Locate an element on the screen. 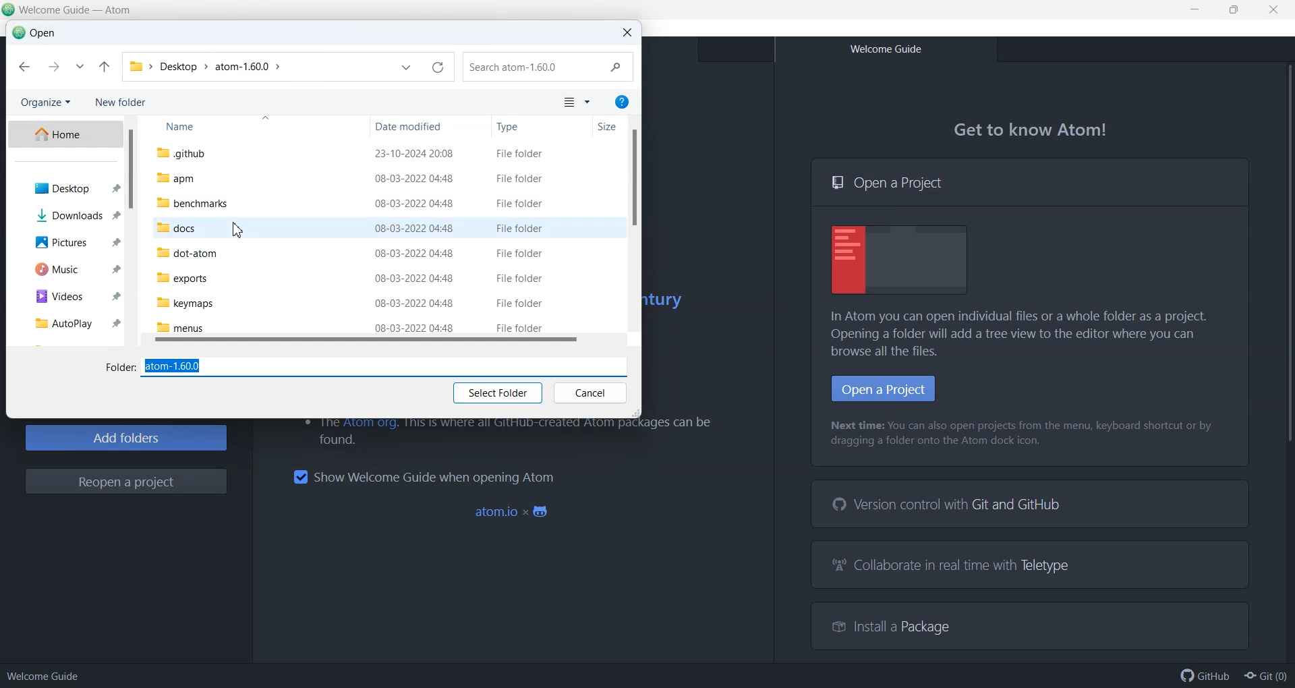  Home is located at coordinates (64, 134).